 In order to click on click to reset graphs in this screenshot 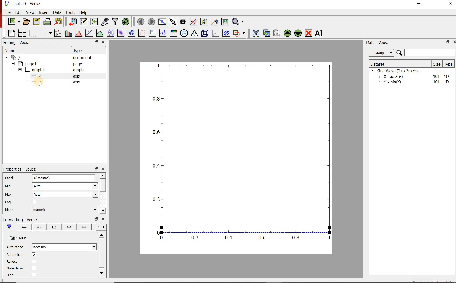, I will do `click(225, 21)`.